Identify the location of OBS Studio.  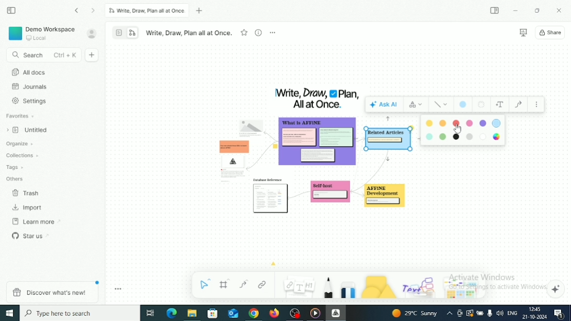
(296, 313).